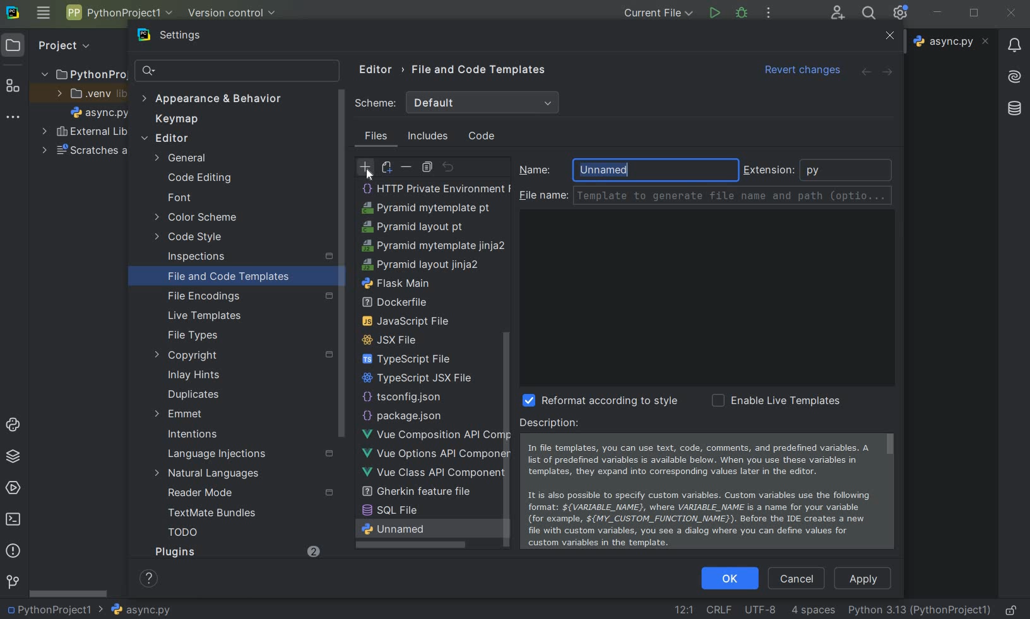 This screenshot has height=619, width=1030. What do you see at coordinates (13, 88) in the screenshot?
I see `structure` at bounding box center [13, 88].